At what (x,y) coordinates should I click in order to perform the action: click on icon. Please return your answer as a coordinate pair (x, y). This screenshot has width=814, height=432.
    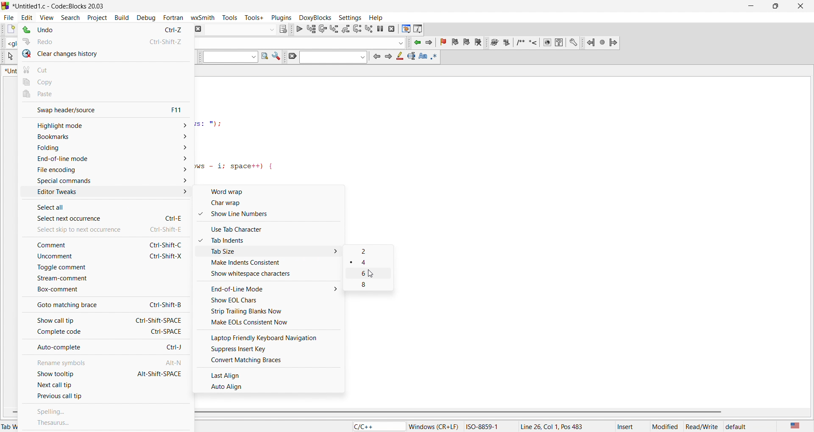
    Looking at the image, I should click on (411, 57).